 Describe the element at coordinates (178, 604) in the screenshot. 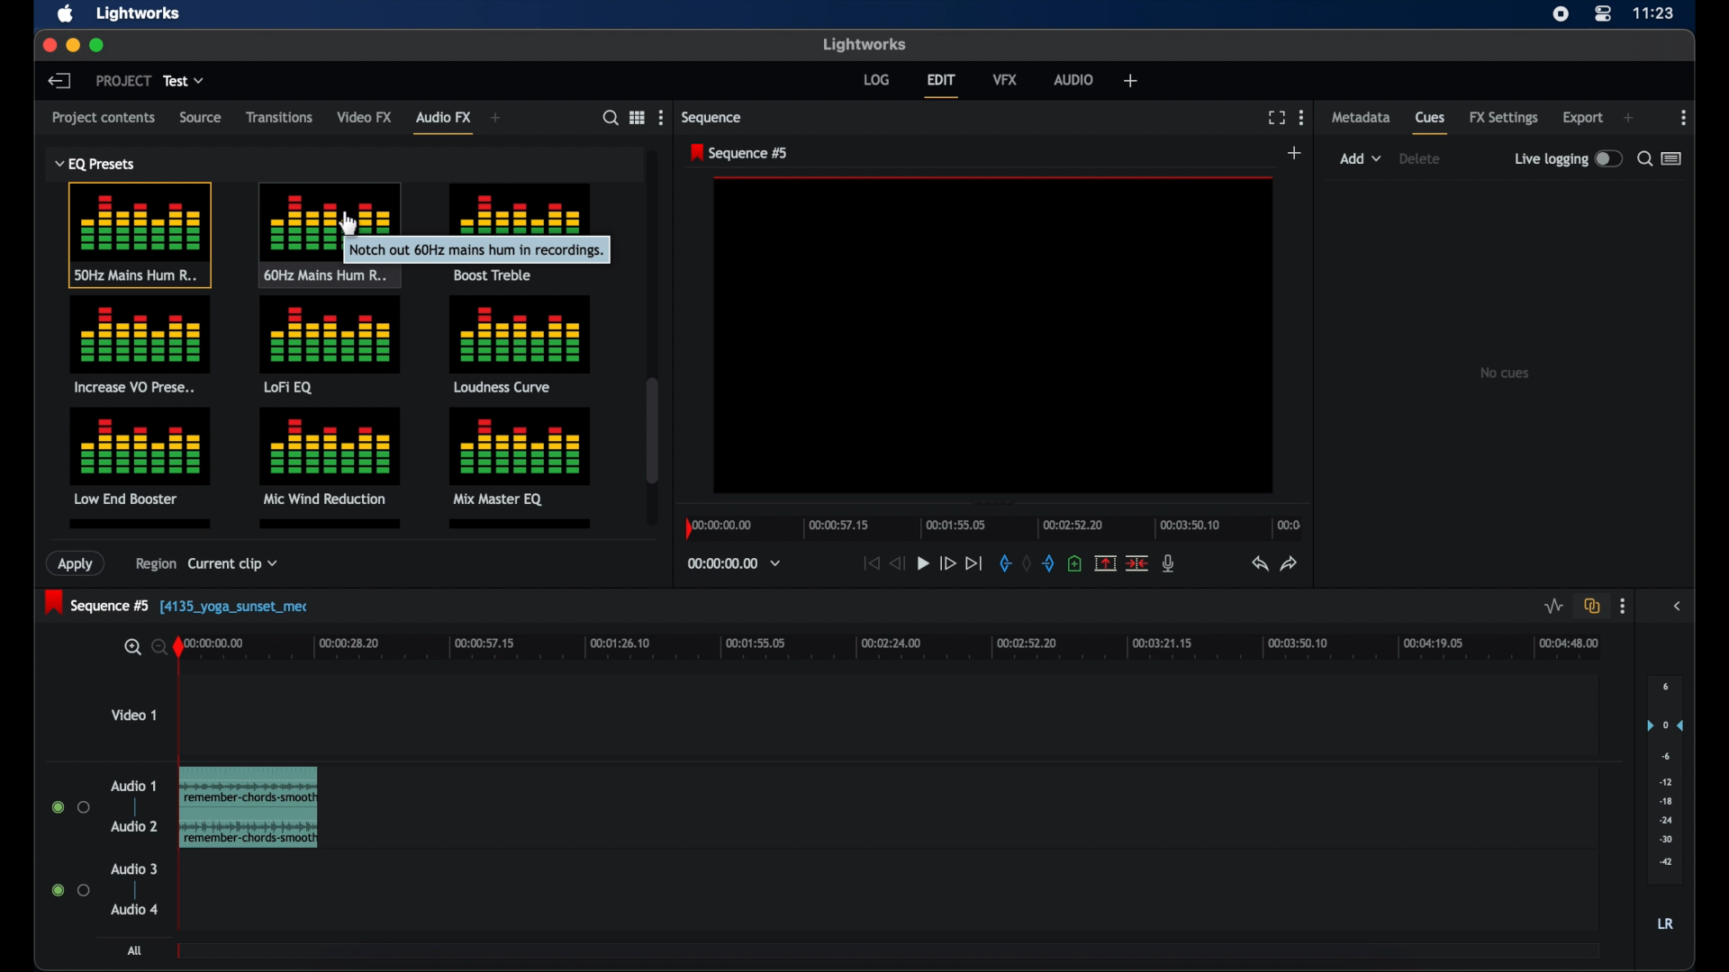

I see `sequence 5` at that location.